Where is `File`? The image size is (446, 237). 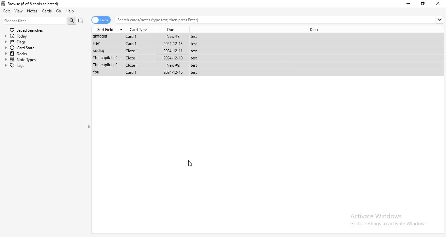 File is located at coordinates (149, 44).